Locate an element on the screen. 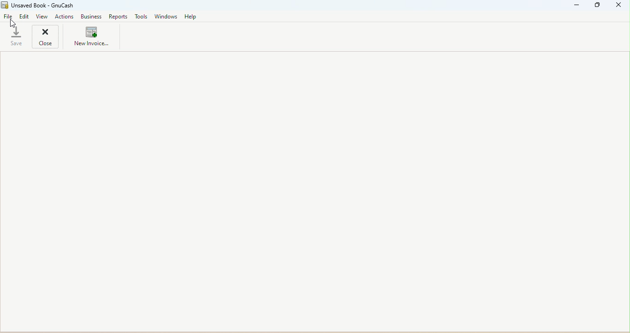 The height and width of the screenshot is (333, 630). Save is located at coordinates (14, 36).